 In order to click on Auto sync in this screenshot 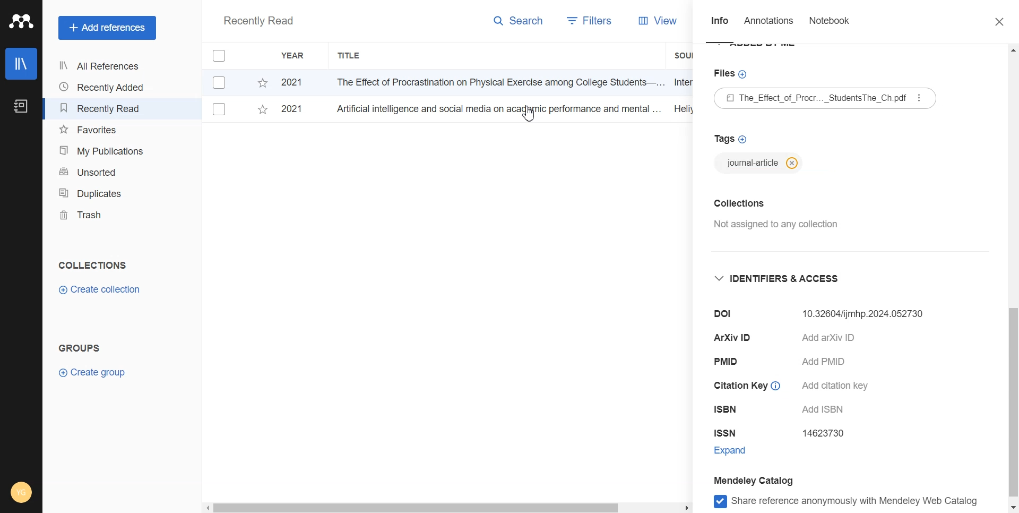, I will do `click(20, 450)`.